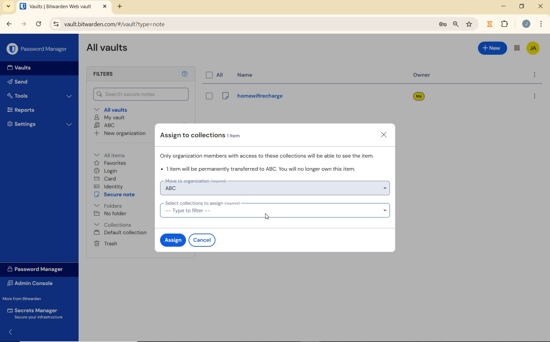  Describe the element at coordinates (541, 24) in the screenshot. I see `customize Google chrome` at that location.